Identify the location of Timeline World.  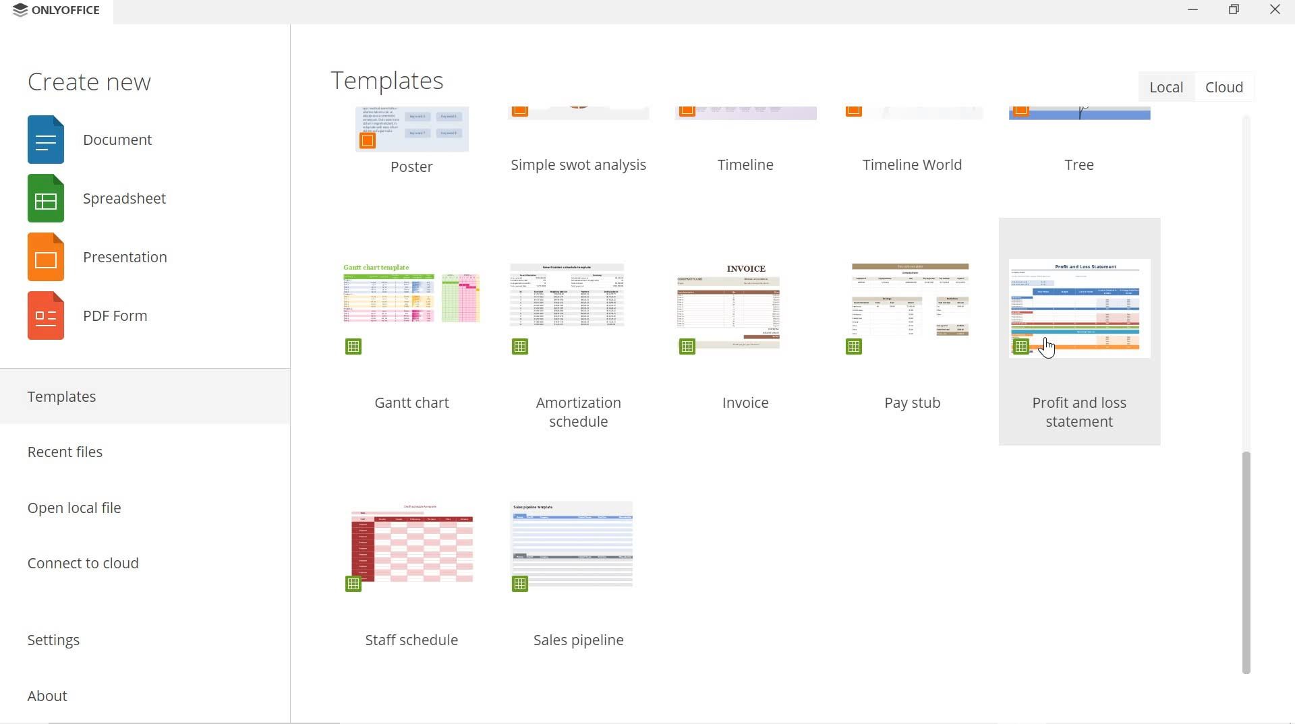
(917, 165).